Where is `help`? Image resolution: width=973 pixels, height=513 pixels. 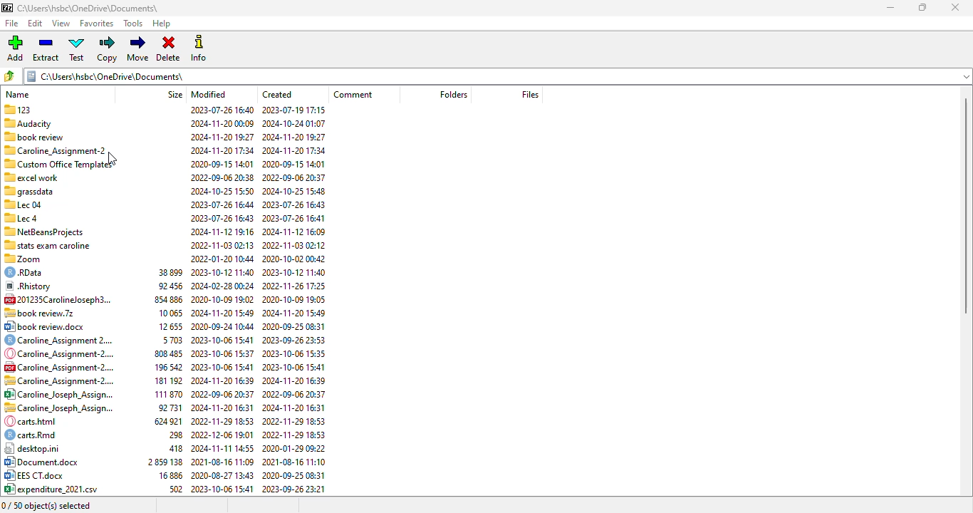
help is located at coordinates (160, 24).